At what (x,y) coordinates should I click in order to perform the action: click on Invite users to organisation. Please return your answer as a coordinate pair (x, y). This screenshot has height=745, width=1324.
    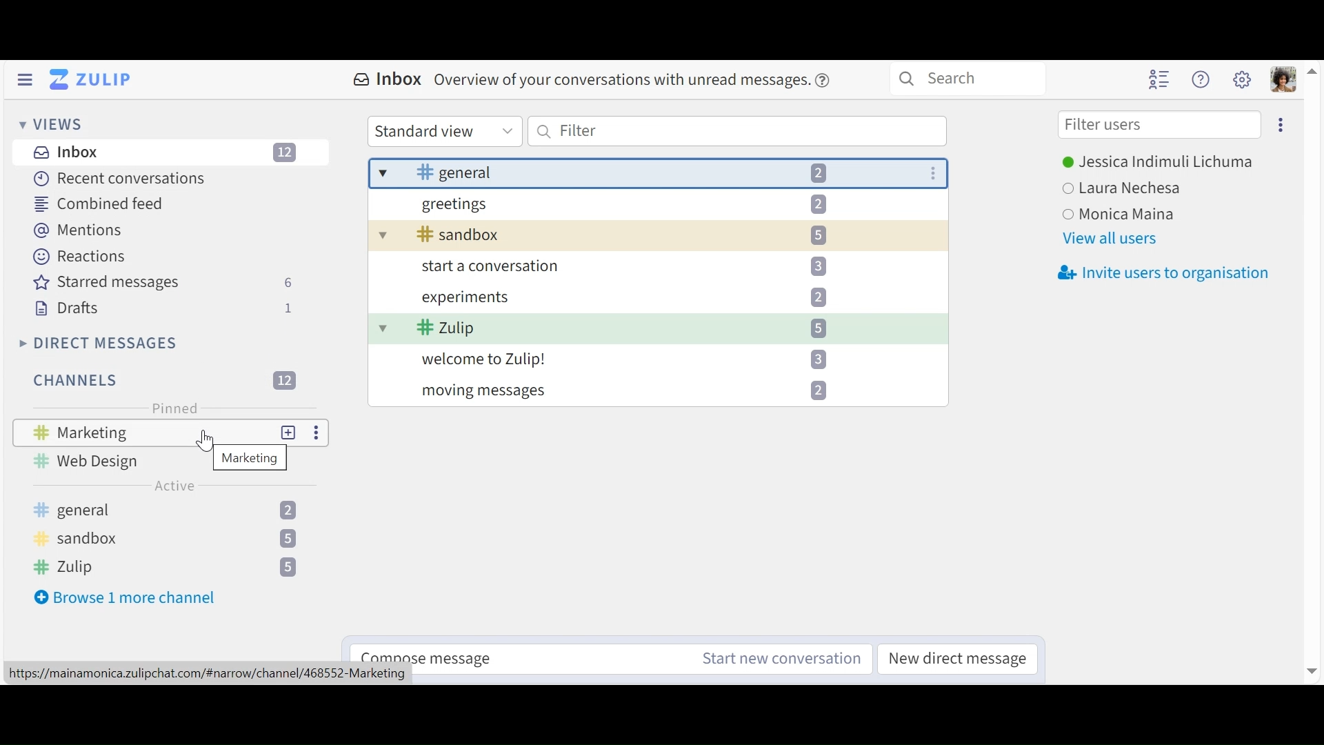
    Looking at the image, I should click on (1165, 271).